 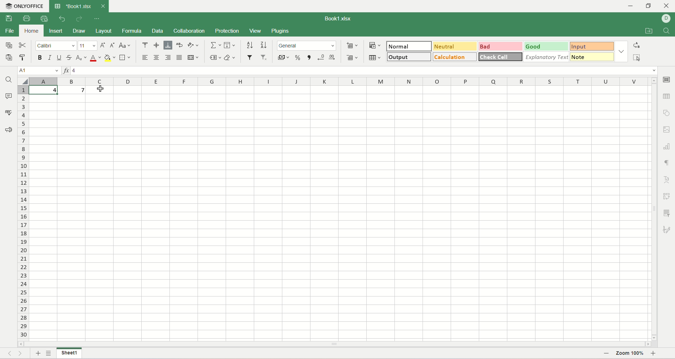 I want to click on input, so click(x=594, y=46).